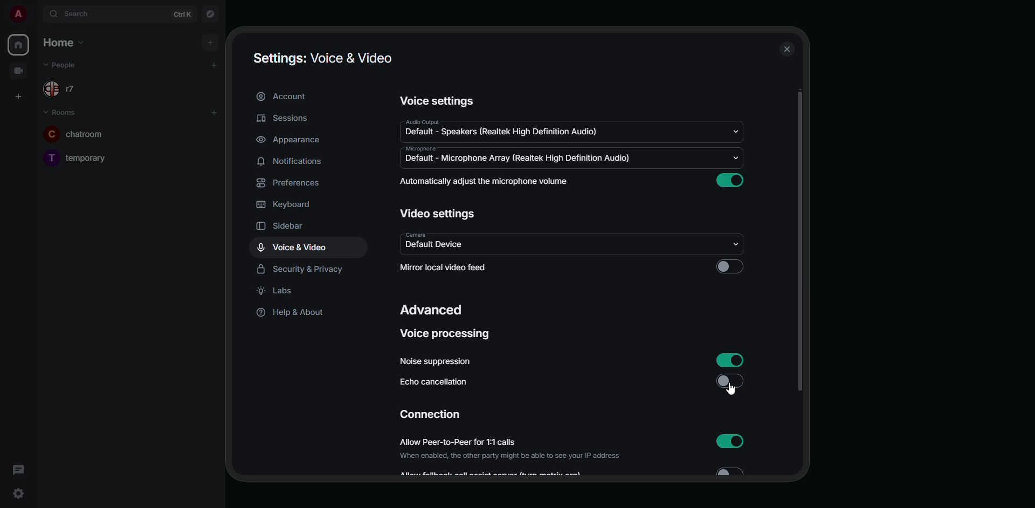 This screenshot has width=1035, height=508. Describe the element at coordinates (434, 361) in the screenshot. I see `noise suppression` at that location.